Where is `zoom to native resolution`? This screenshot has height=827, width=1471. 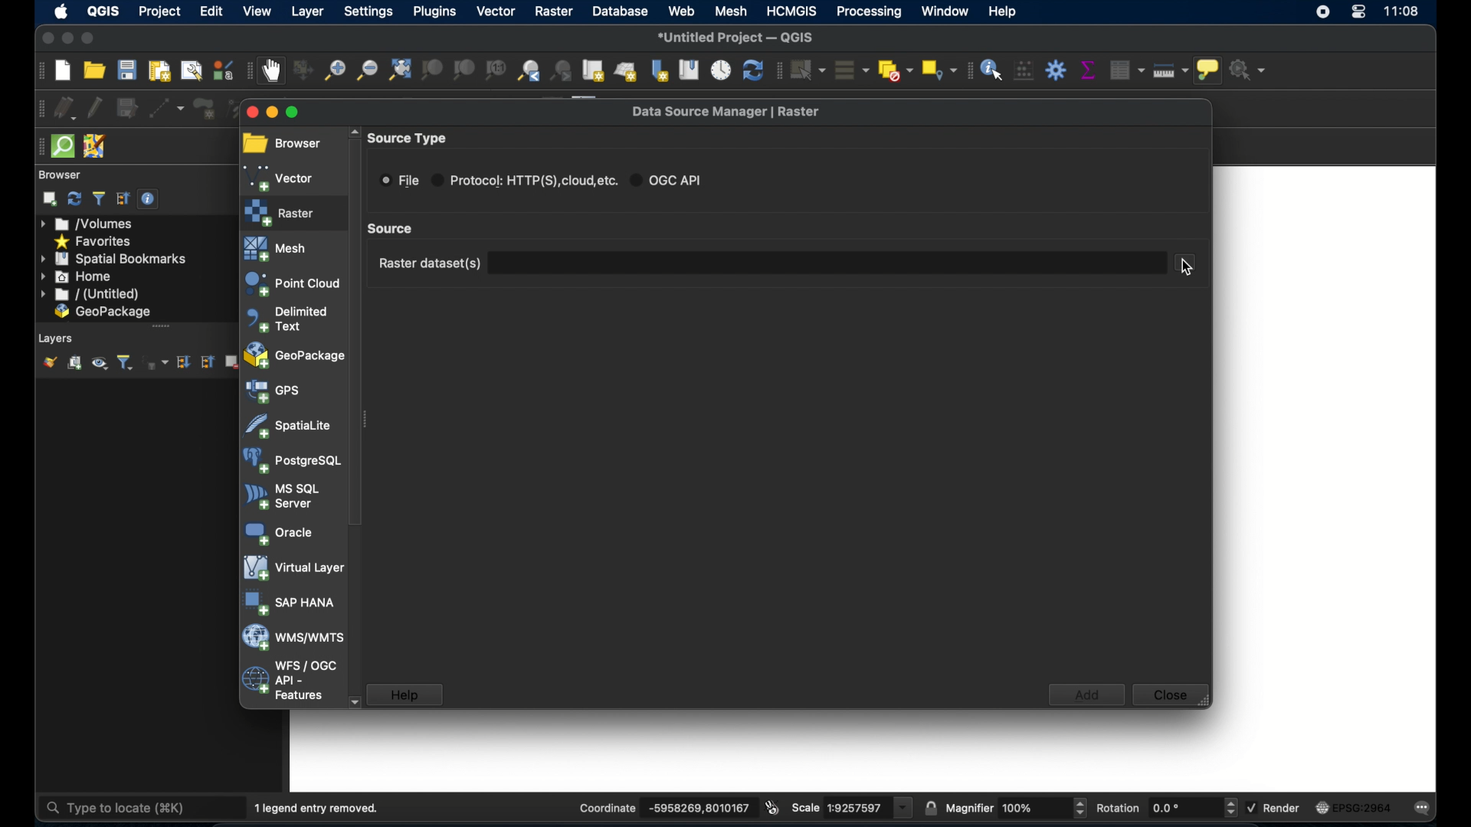 zoom to native resolution is located at coordinates (496, 70).